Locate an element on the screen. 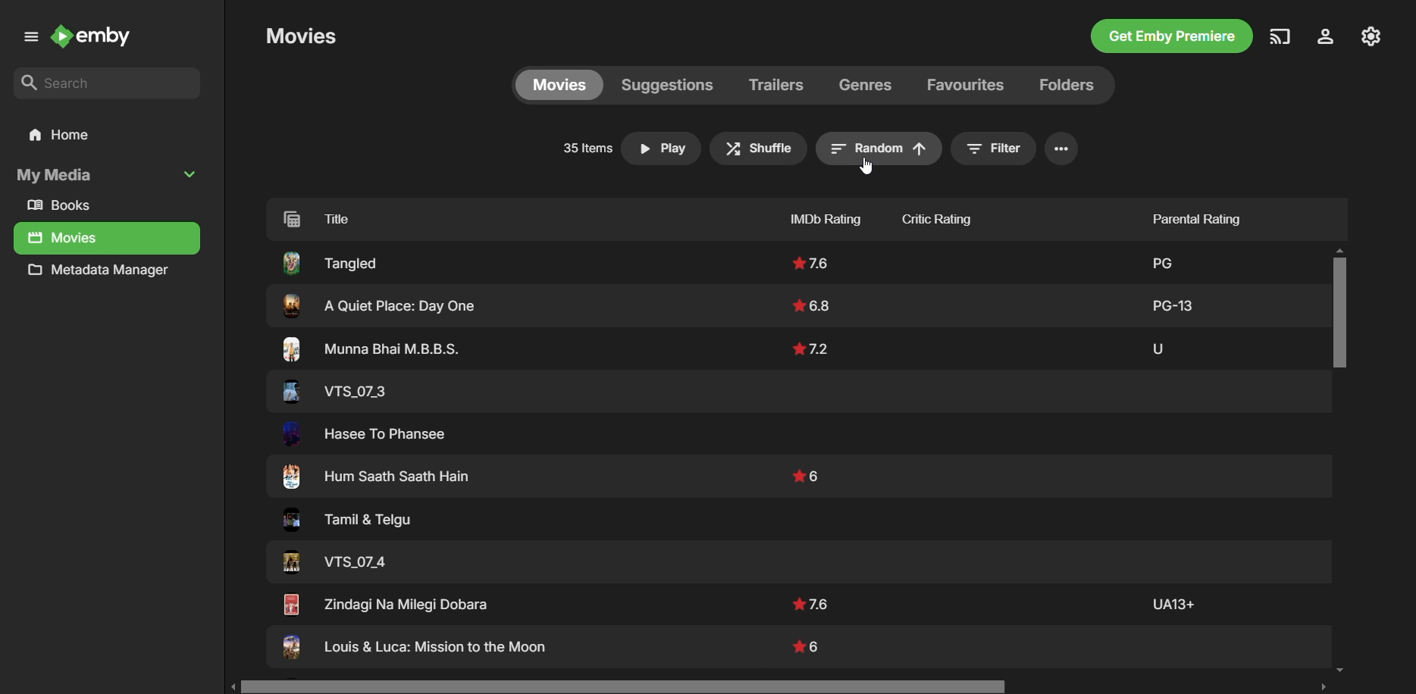  Books is located at coordinates (65, 206).